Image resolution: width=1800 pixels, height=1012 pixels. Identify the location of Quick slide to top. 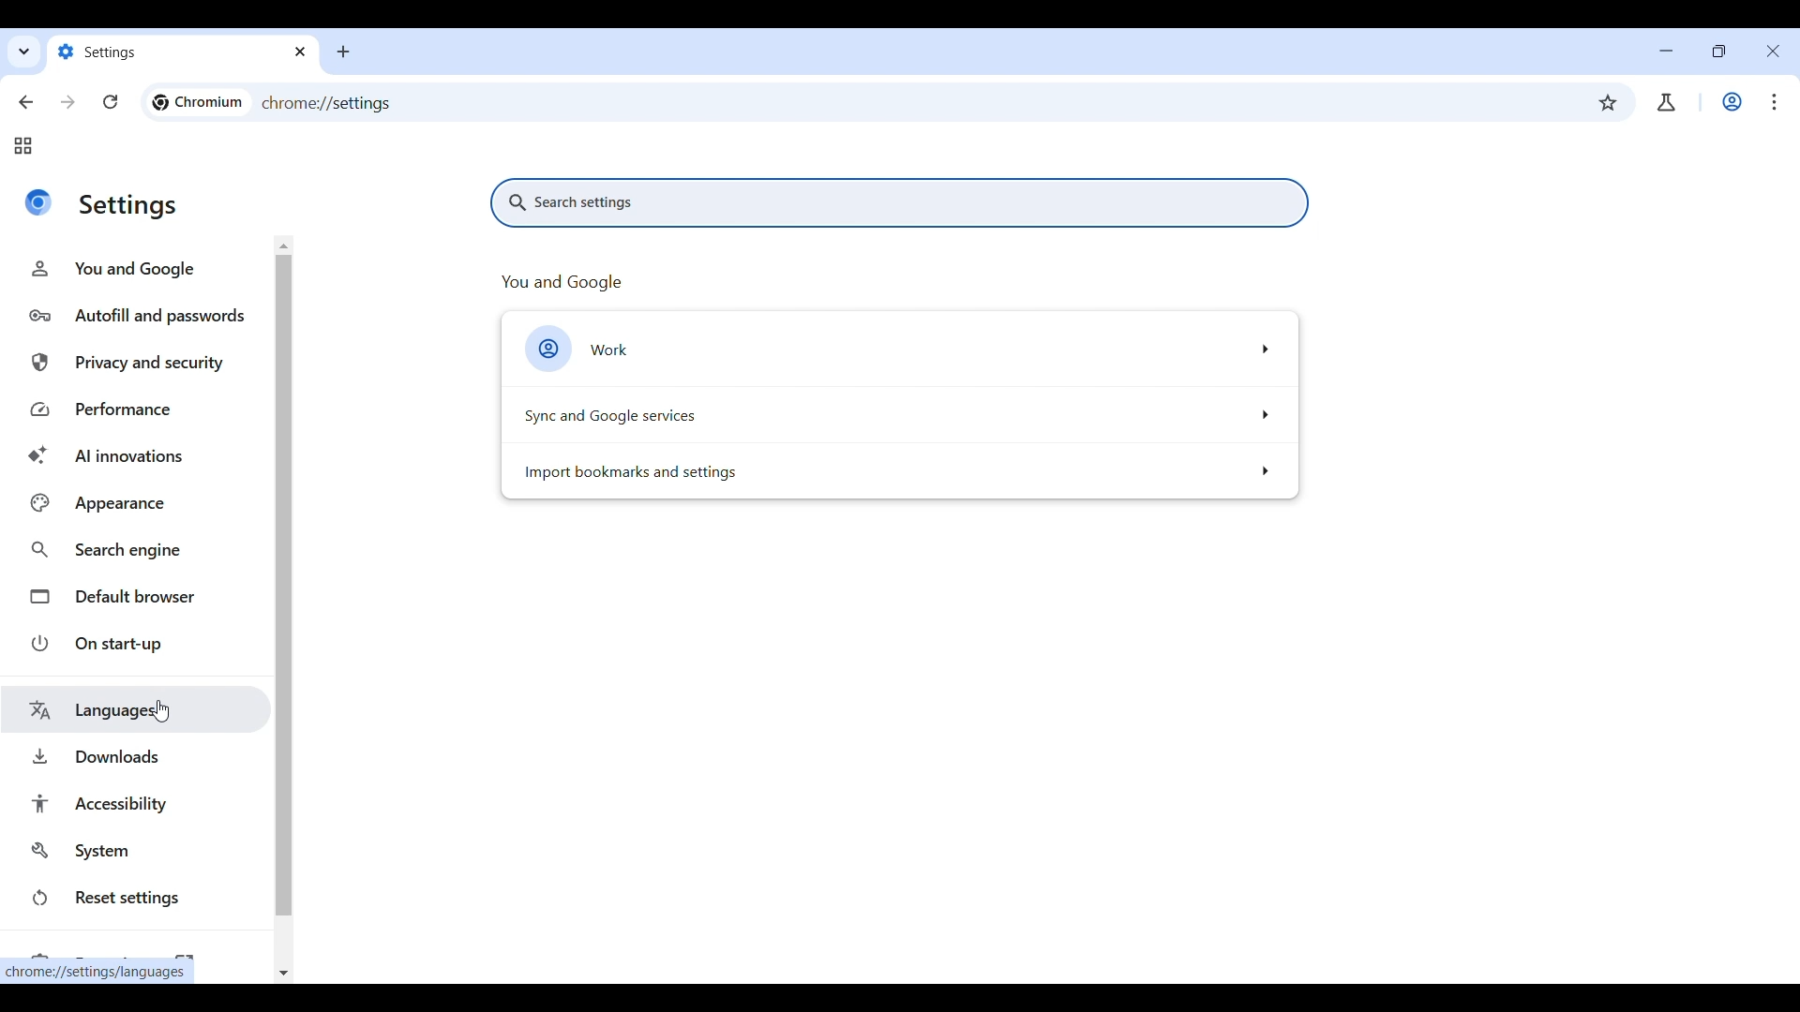
(283, 246).